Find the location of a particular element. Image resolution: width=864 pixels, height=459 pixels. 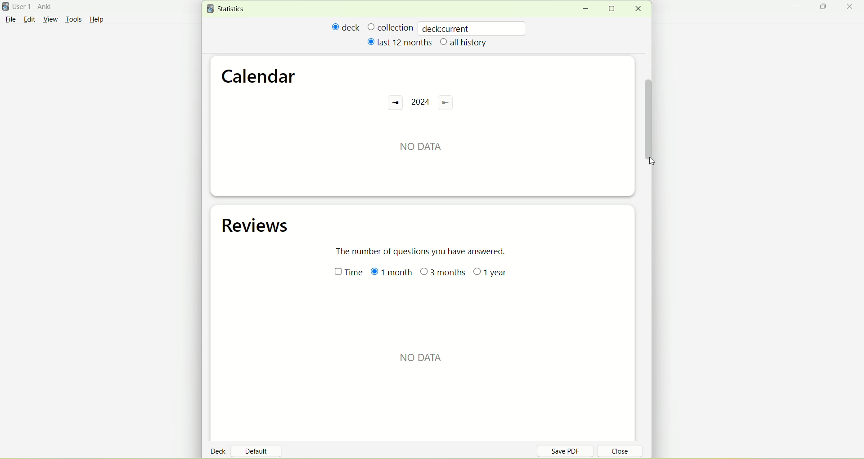

Help is located at coordinates (97, 21).